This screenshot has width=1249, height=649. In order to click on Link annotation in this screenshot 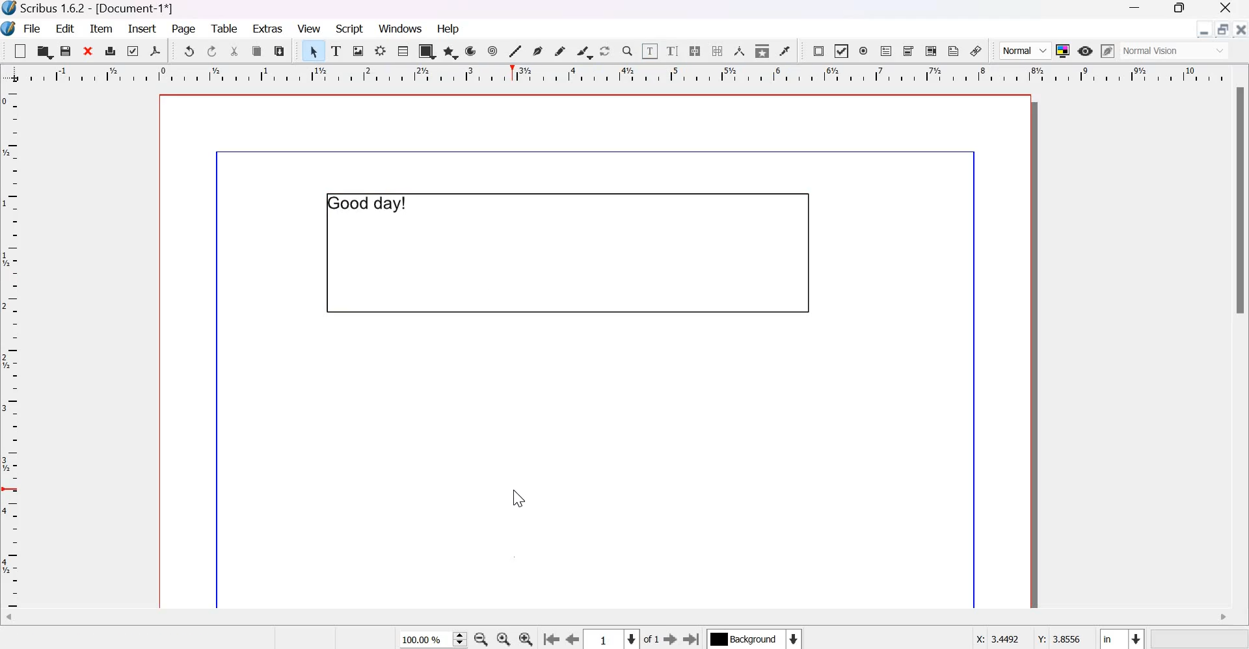, I will do `click(976, 51)`.